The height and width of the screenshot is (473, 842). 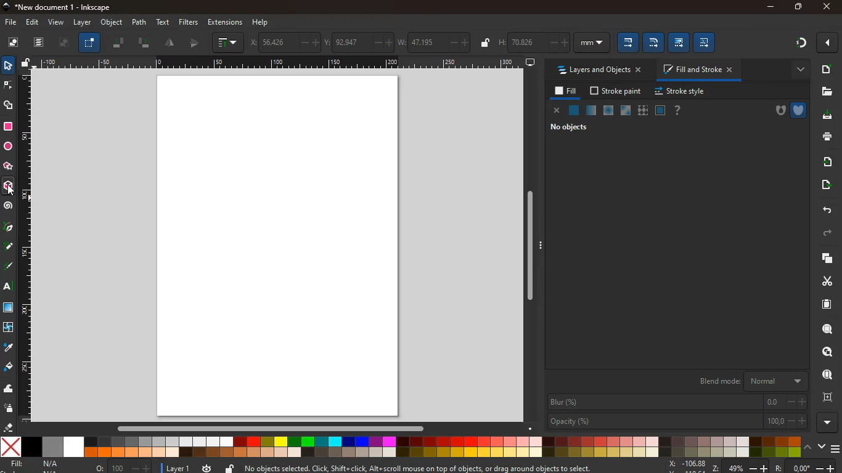 I want to click on edge, so click(x=7, y=86).